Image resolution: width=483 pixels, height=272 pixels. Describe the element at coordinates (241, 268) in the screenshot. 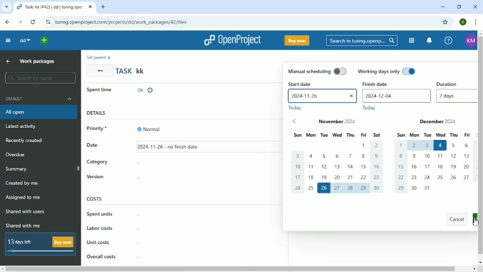

I see `Horizontal scrollbar` at that location.